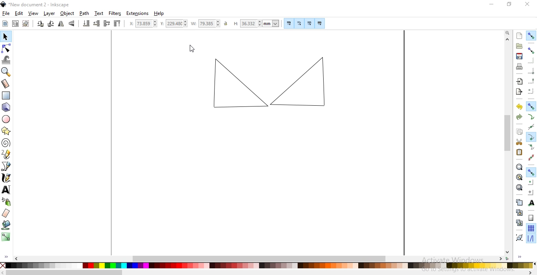 The image size is (537, 275). Describe the element at coordinates (6, 237) in the screenshot. I see `create and edit gradients` at that location.